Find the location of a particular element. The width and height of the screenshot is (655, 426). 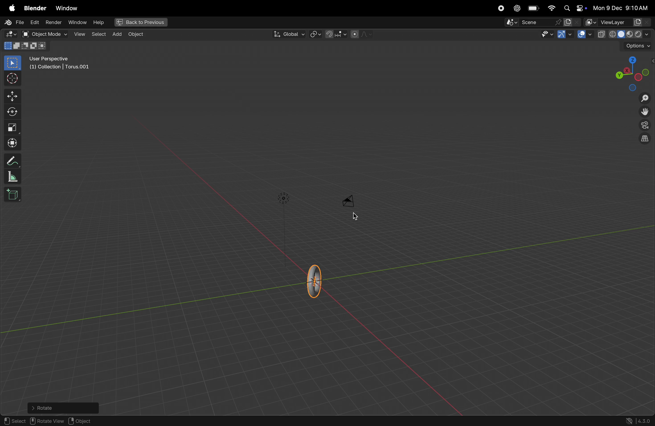

record is located at coordinates (499, 8).